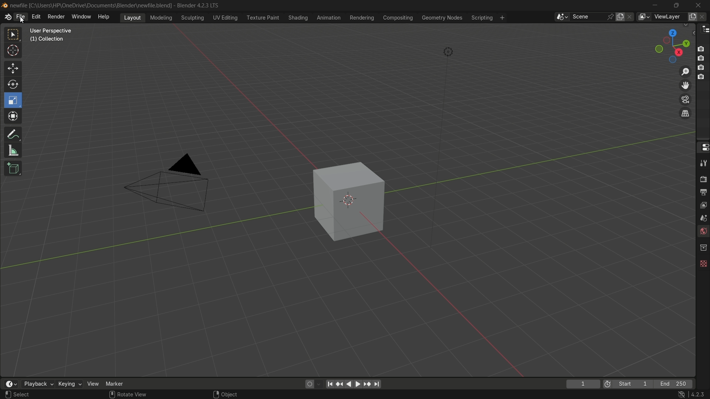  I want to click on edit menu, so click(36, 17).